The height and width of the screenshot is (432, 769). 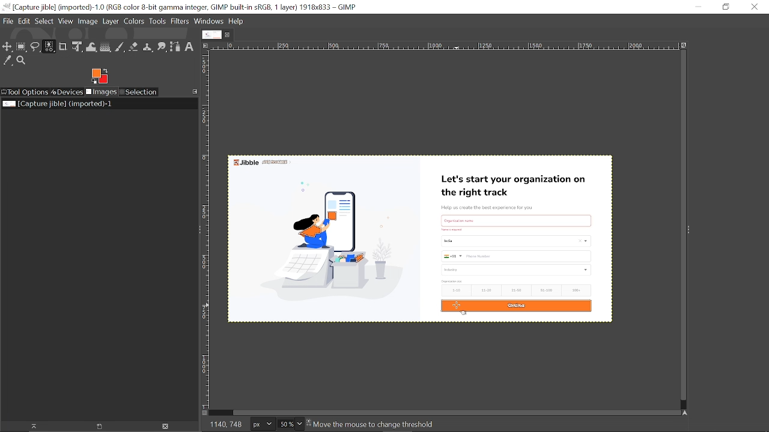 I want to click on Smudge tool, so click(x=162, y=47).